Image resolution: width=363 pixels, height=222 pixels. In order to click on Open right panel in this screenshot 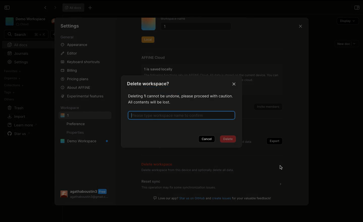, I will do `click(357, 8)`.